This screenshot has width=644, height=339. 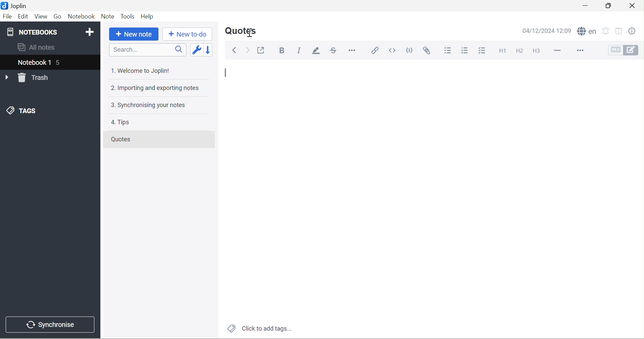 I want to click on Reverse sort order, so click(x=210, y=49).